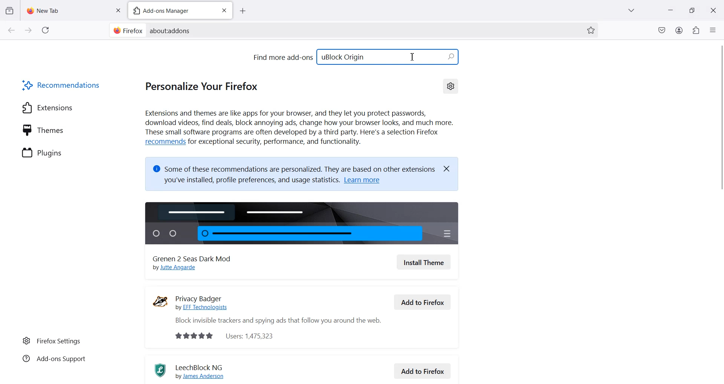 Image resolution: width=724 pixels, height=384 pixels. What do you see at coordinates (196, 257) in the screenshot?
I see `Grenen 2 Seas Dark Mod` at bounding box center [196, 257].